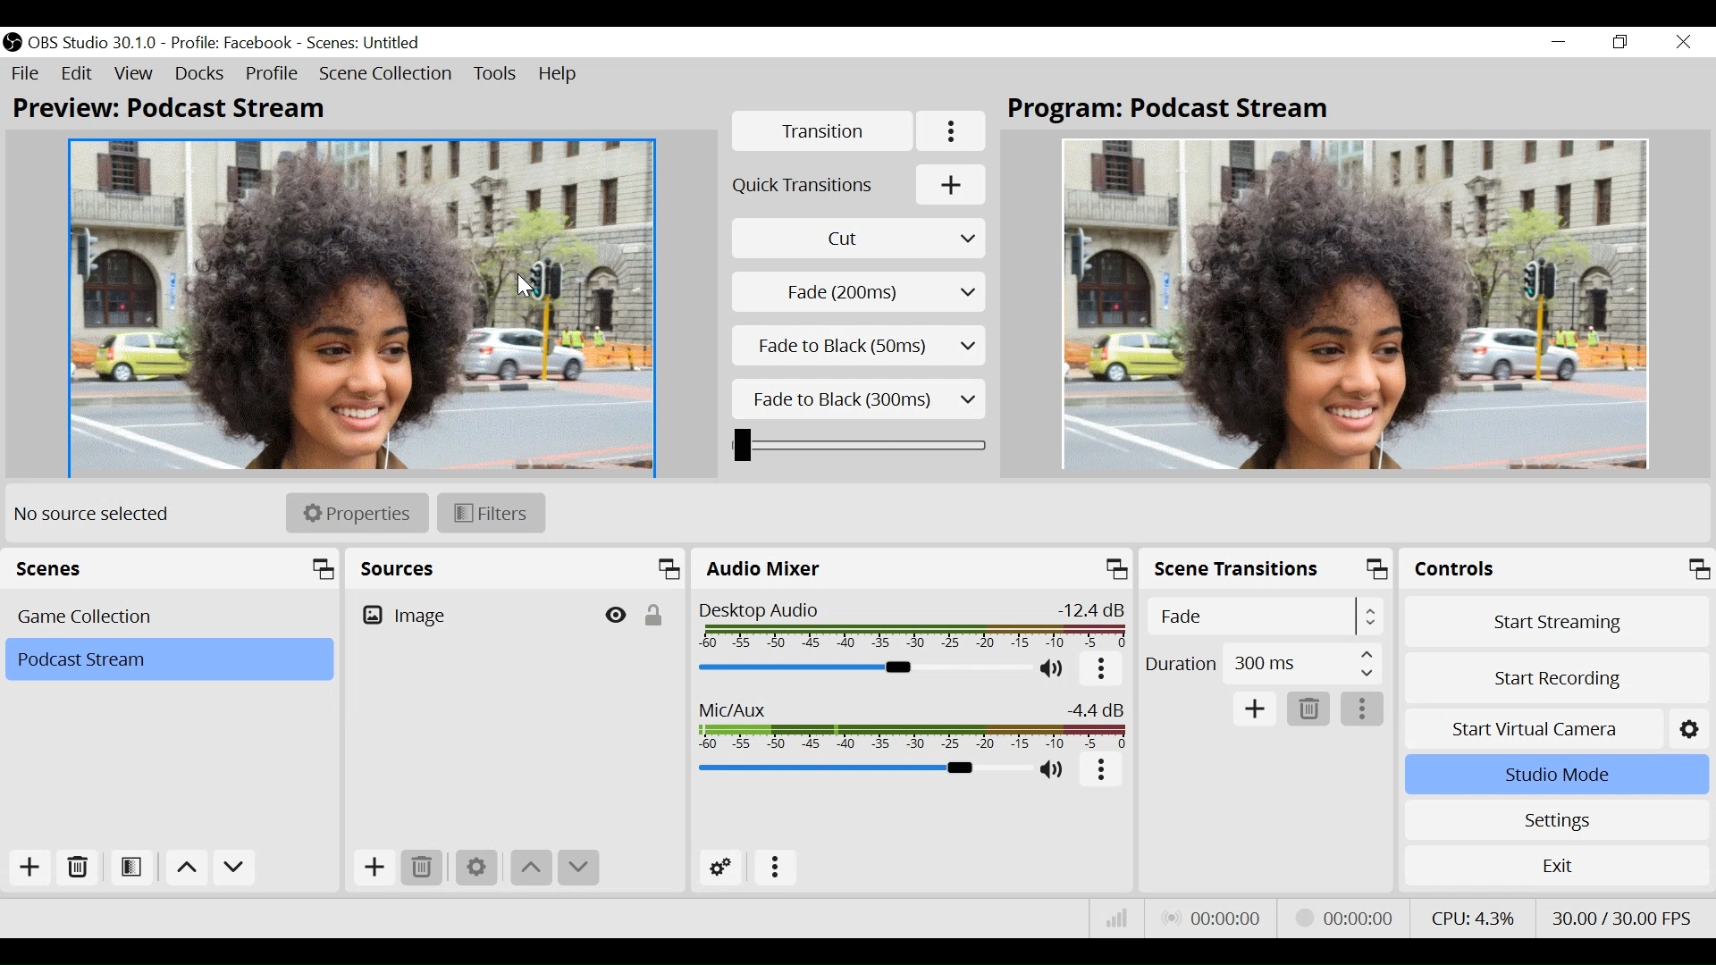  What do you see at coordinates (234, 42) in the screenshot?
I see `Profile` at bounding box center [234, 42].